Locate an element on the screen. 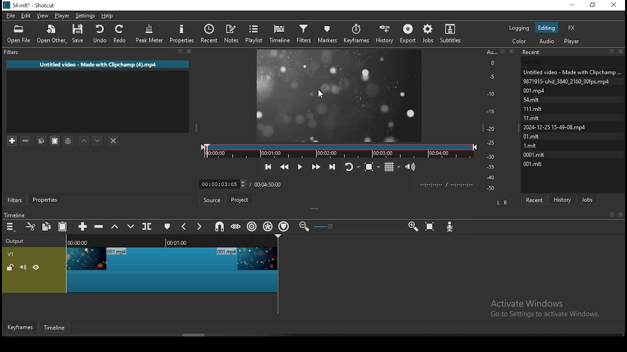 The image size is (627, 352). skip to the next point is located at coordinates (331, 166).